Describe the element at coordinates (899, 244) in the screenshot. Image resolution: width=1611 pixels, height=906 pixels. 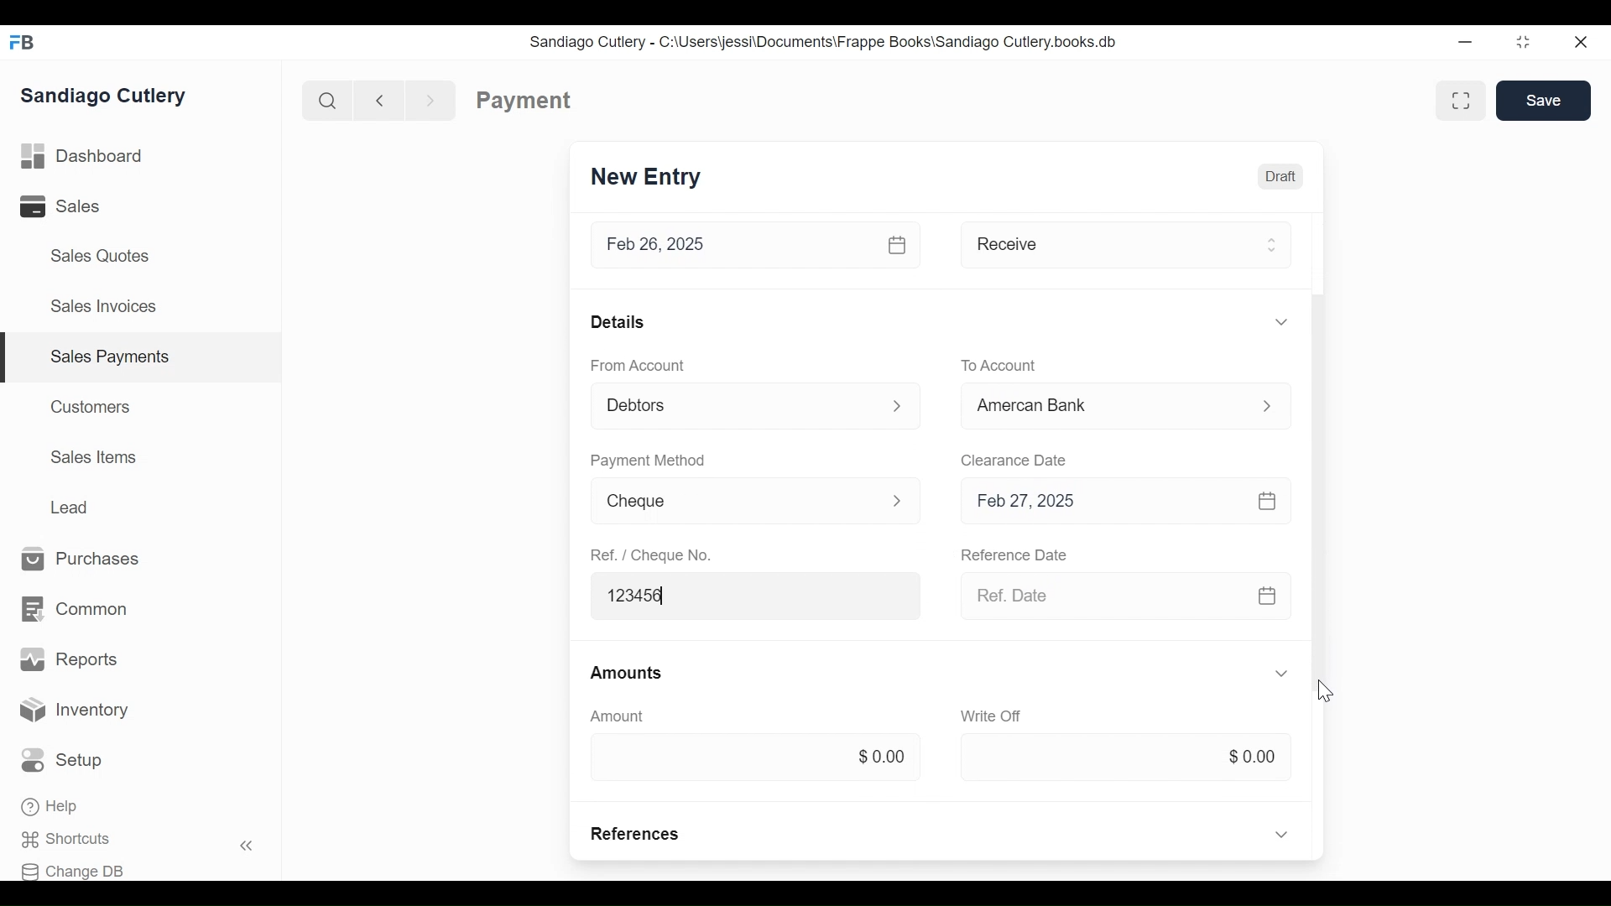
I see `Calendar` at that location.